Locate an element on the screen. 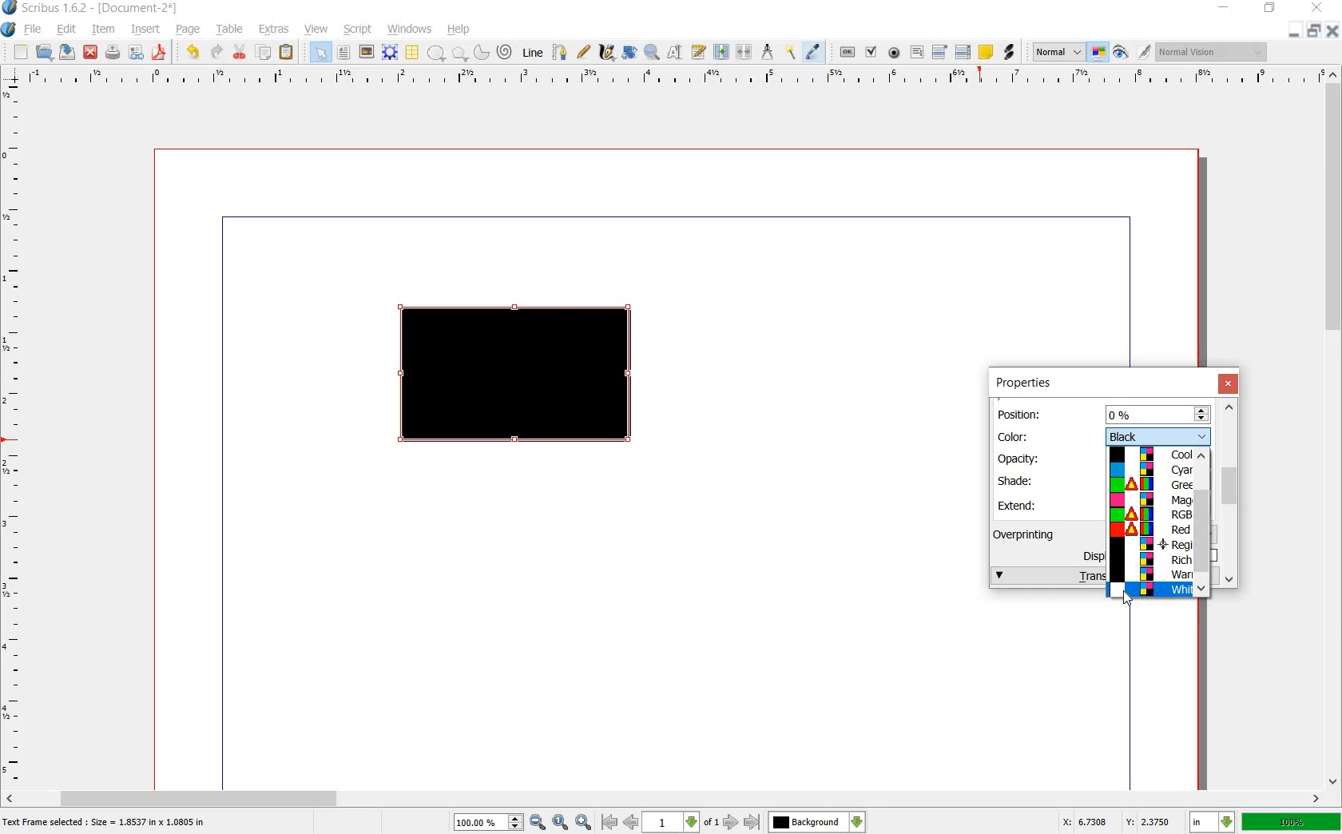  copy is located at coordinates (264, 53).